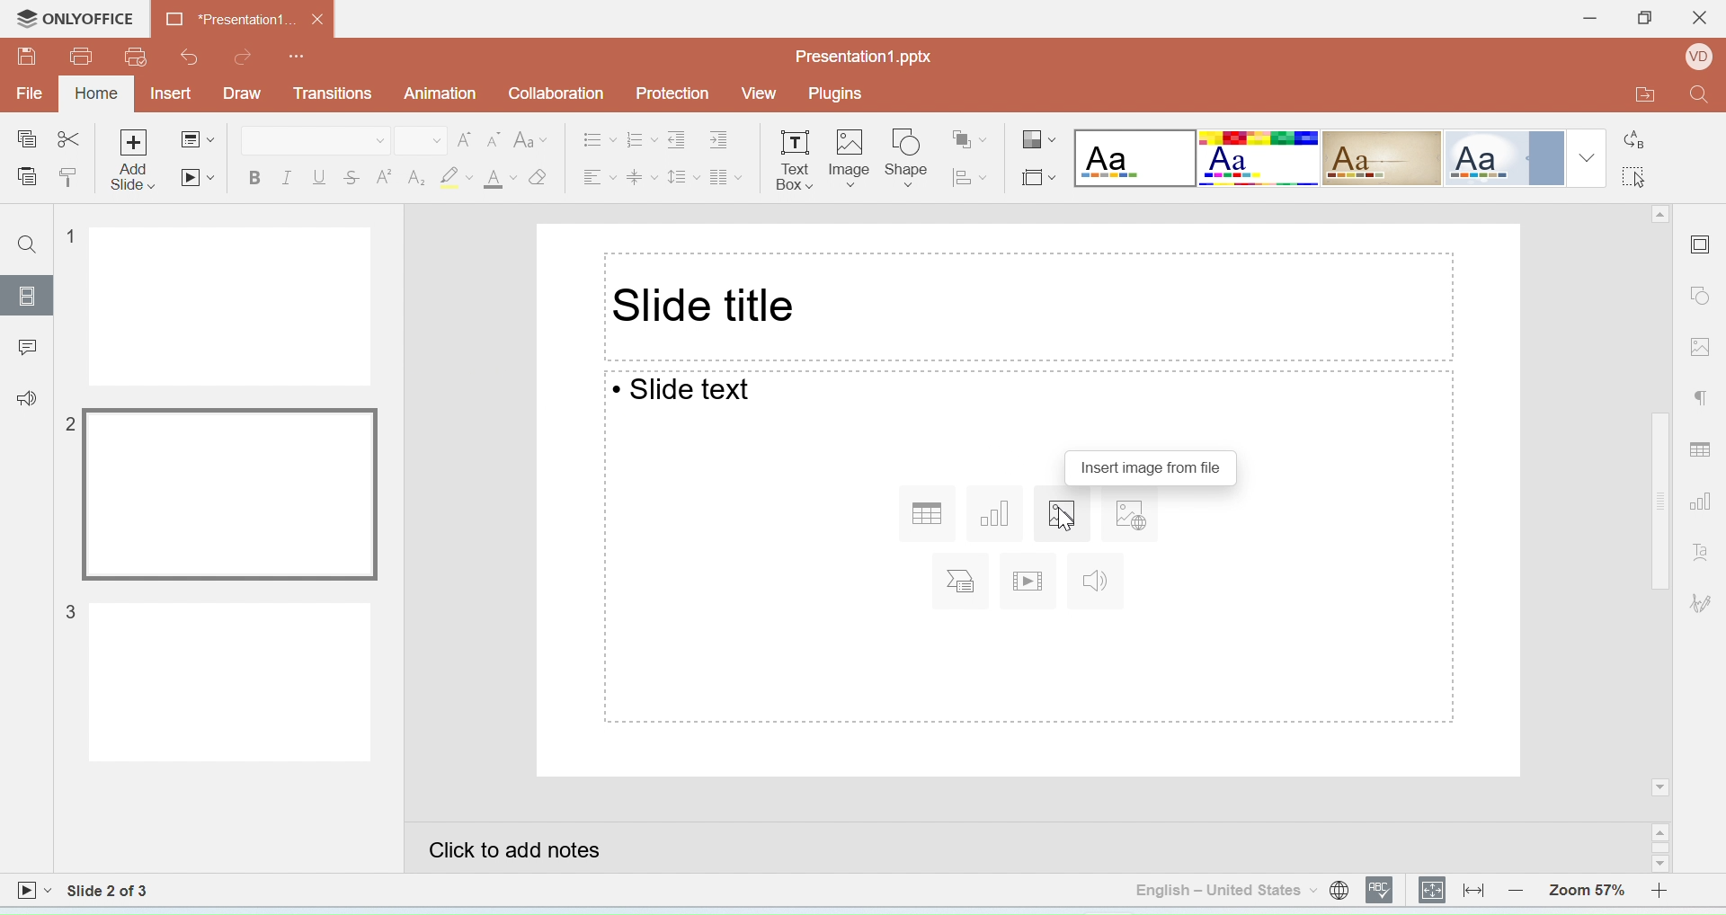  Describe the element at coordinates (1382, 890) in the screenshot. I see `Spell checking` at that location.